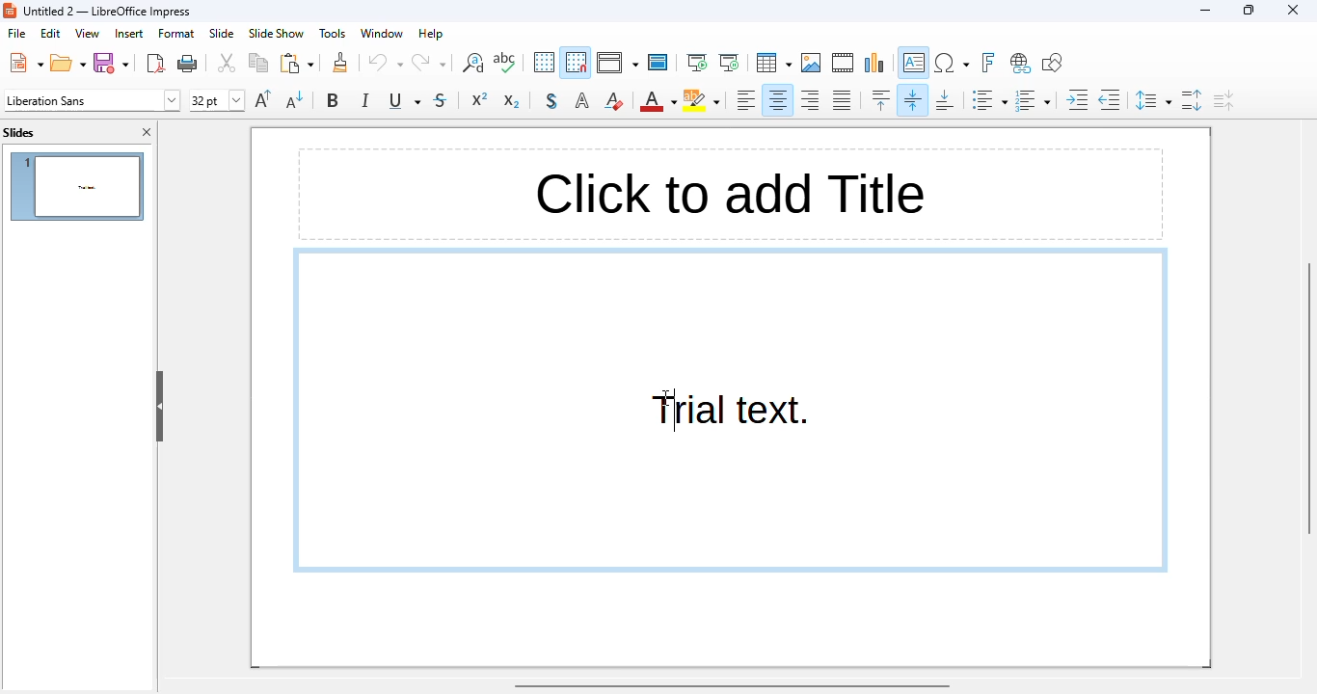  What do you see at coordinates (1292, 10) in the screenshot?
I see `close` at bounding box center [1292, 10].